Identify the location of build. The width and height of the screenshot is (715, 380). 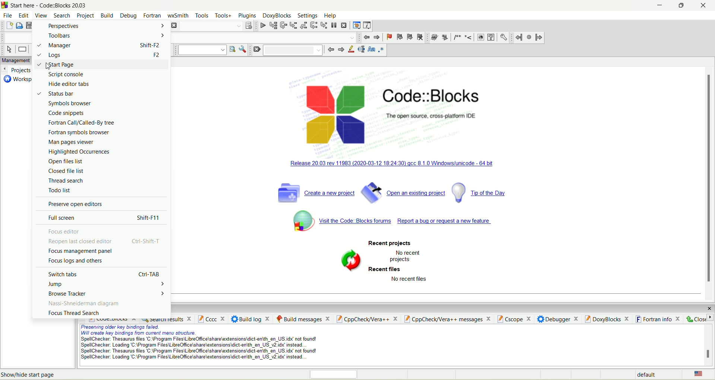
(107, 15).